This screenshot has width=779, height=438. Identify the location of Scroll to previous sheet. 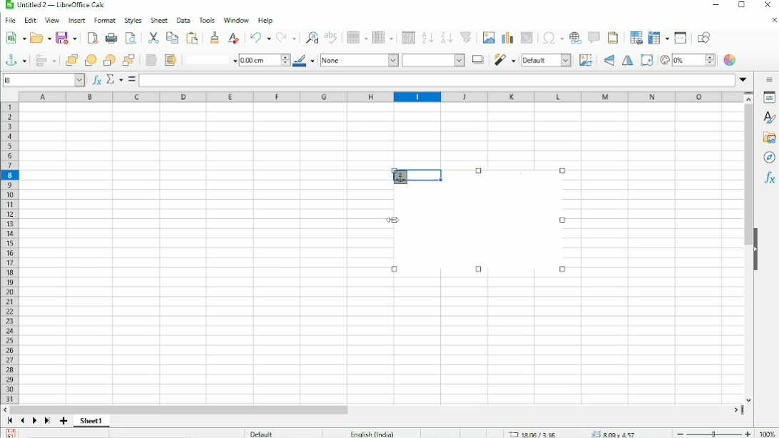
(23, 420).